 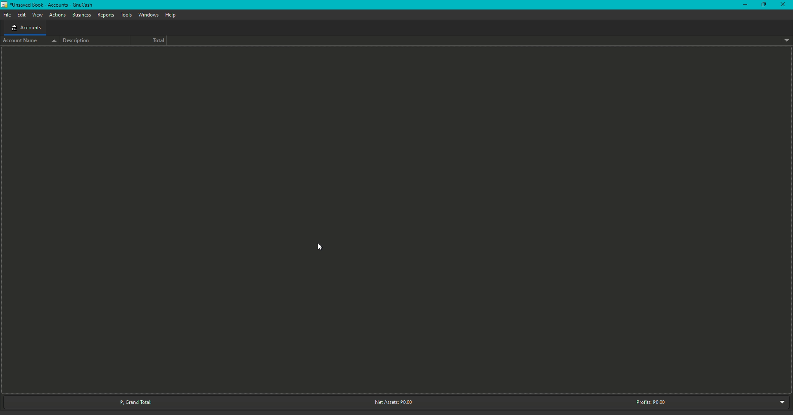 I want to click on View, so click(x=37, y=14).